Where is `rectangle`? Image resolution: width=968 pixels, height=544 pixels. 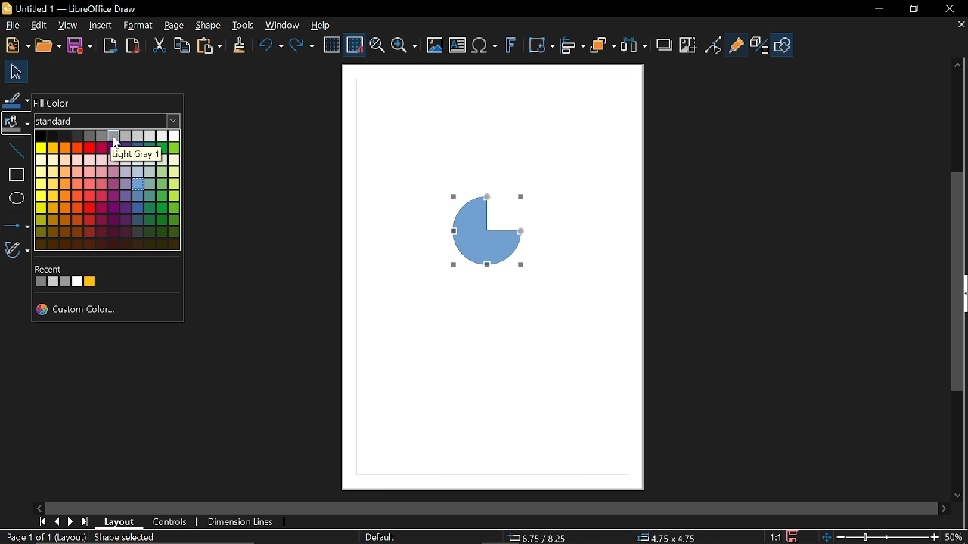
rectangle is located at coordinates (14, 175).